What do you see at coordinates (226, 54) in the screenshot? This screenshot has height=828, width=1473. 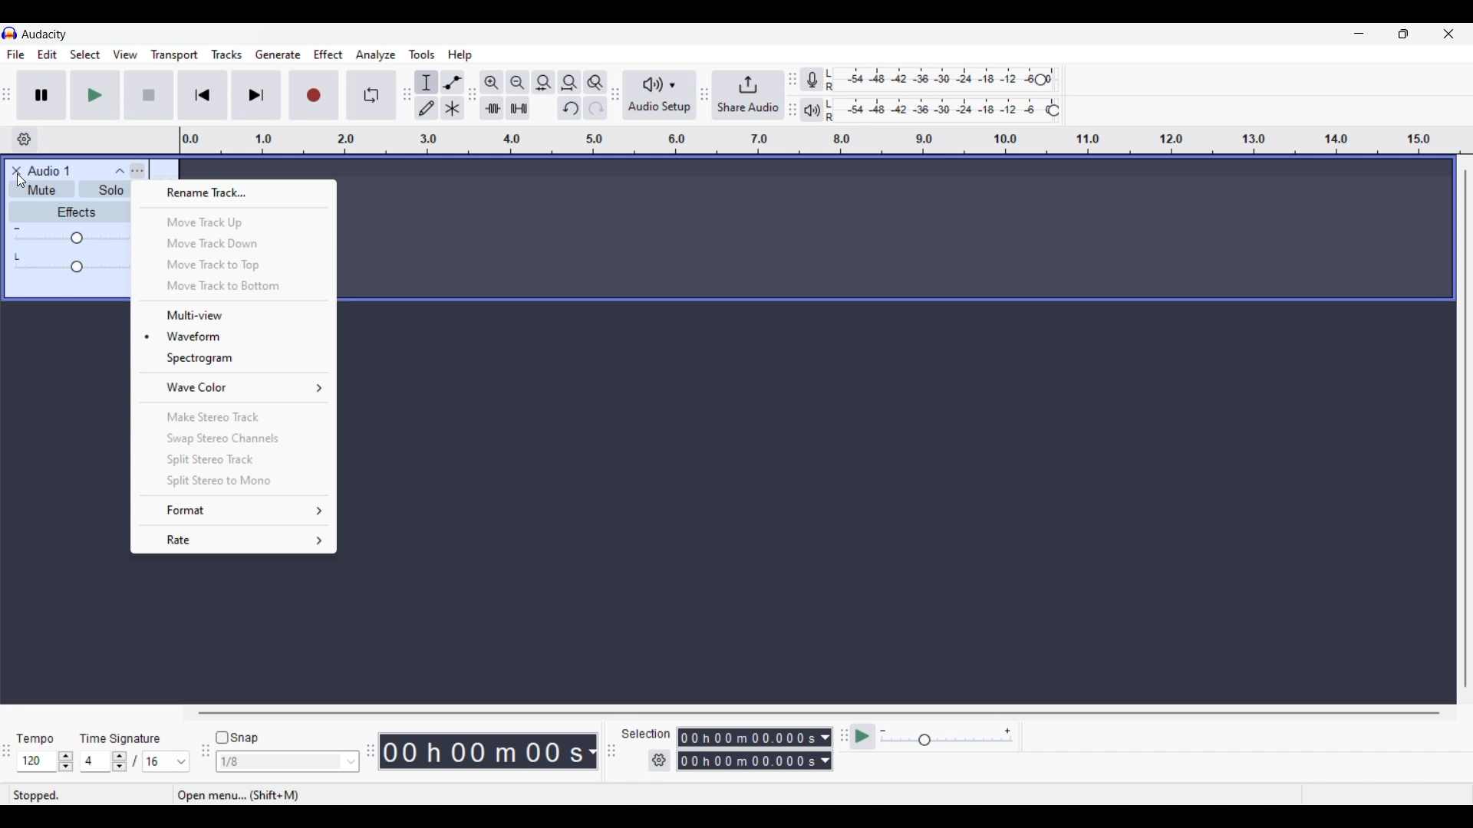 I see `Tracks menu` at bounding box center [226, 54].